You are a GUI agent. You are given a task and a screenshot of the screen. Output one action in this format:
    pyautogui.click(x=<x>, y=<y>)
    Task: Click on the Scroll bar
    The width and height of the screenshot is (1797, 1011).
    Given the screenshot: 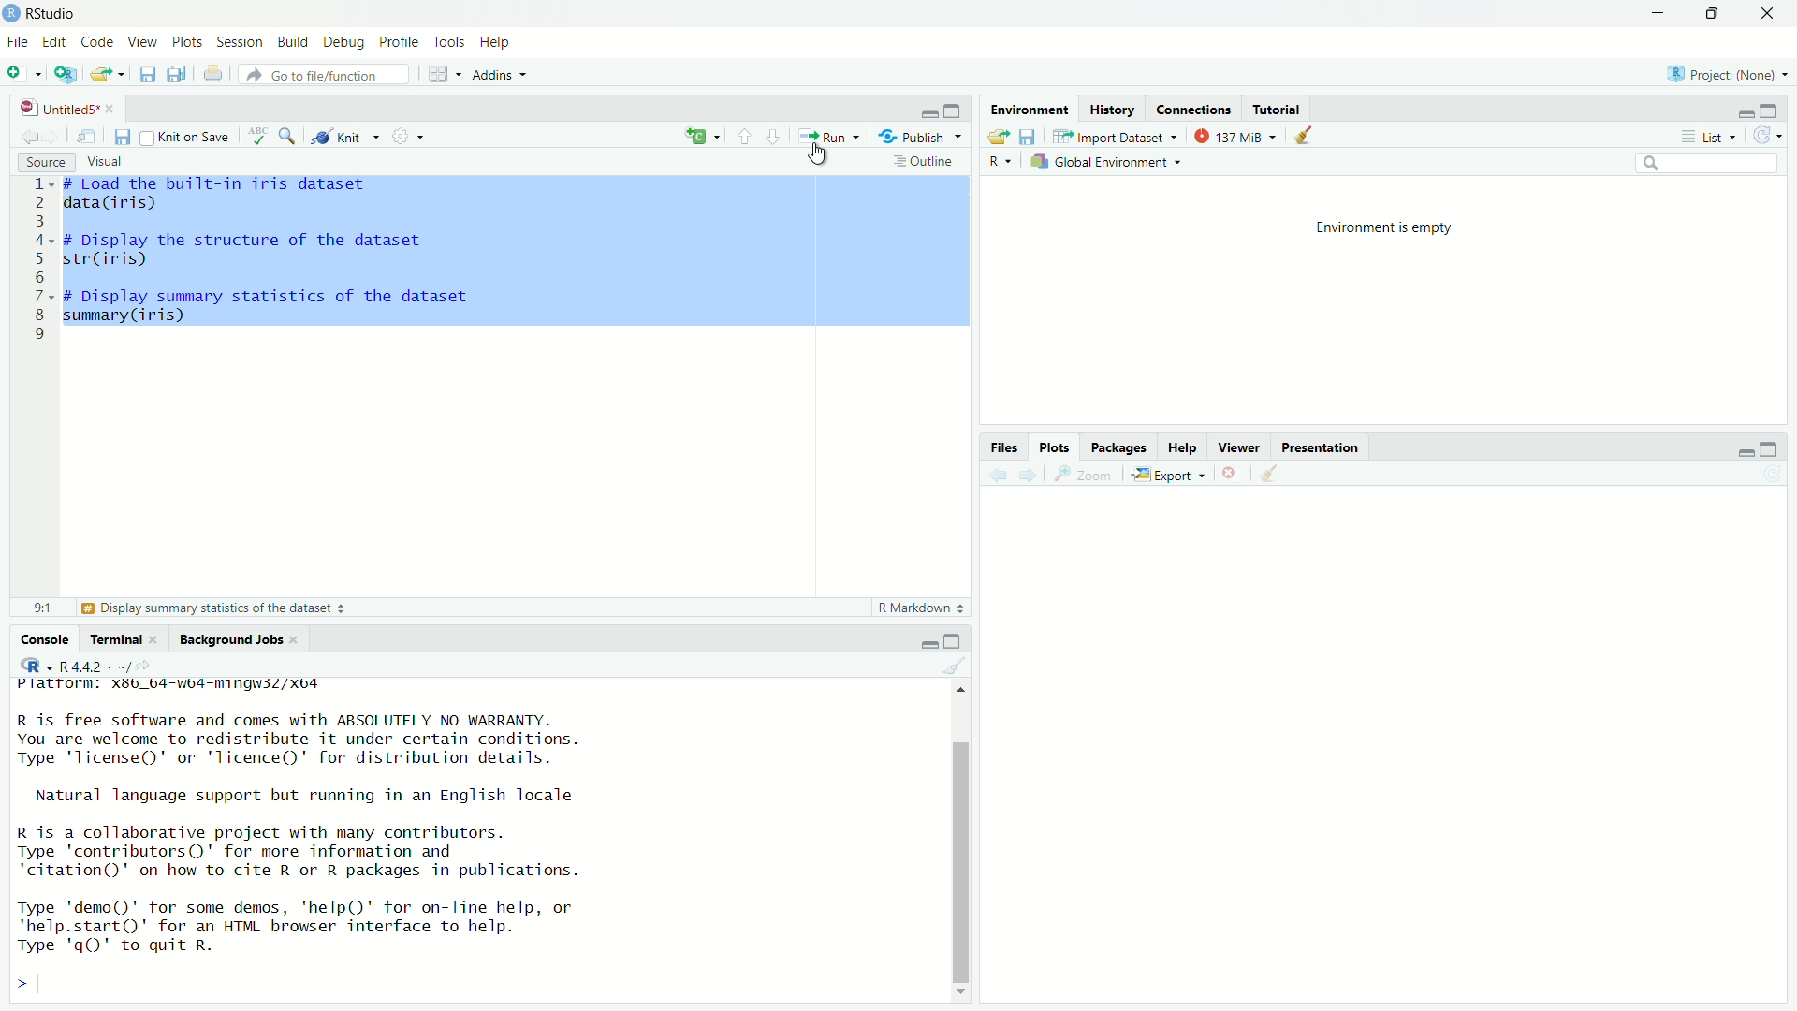 What is the action you would take?
    pyautogui.click(x=964, y=845)
    